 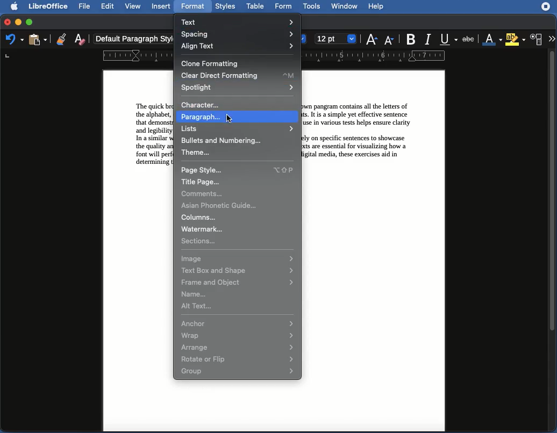 What do you see at coordinates (255, 6) in the screenshot?
I see `Table` at bounding box center [255, 6].